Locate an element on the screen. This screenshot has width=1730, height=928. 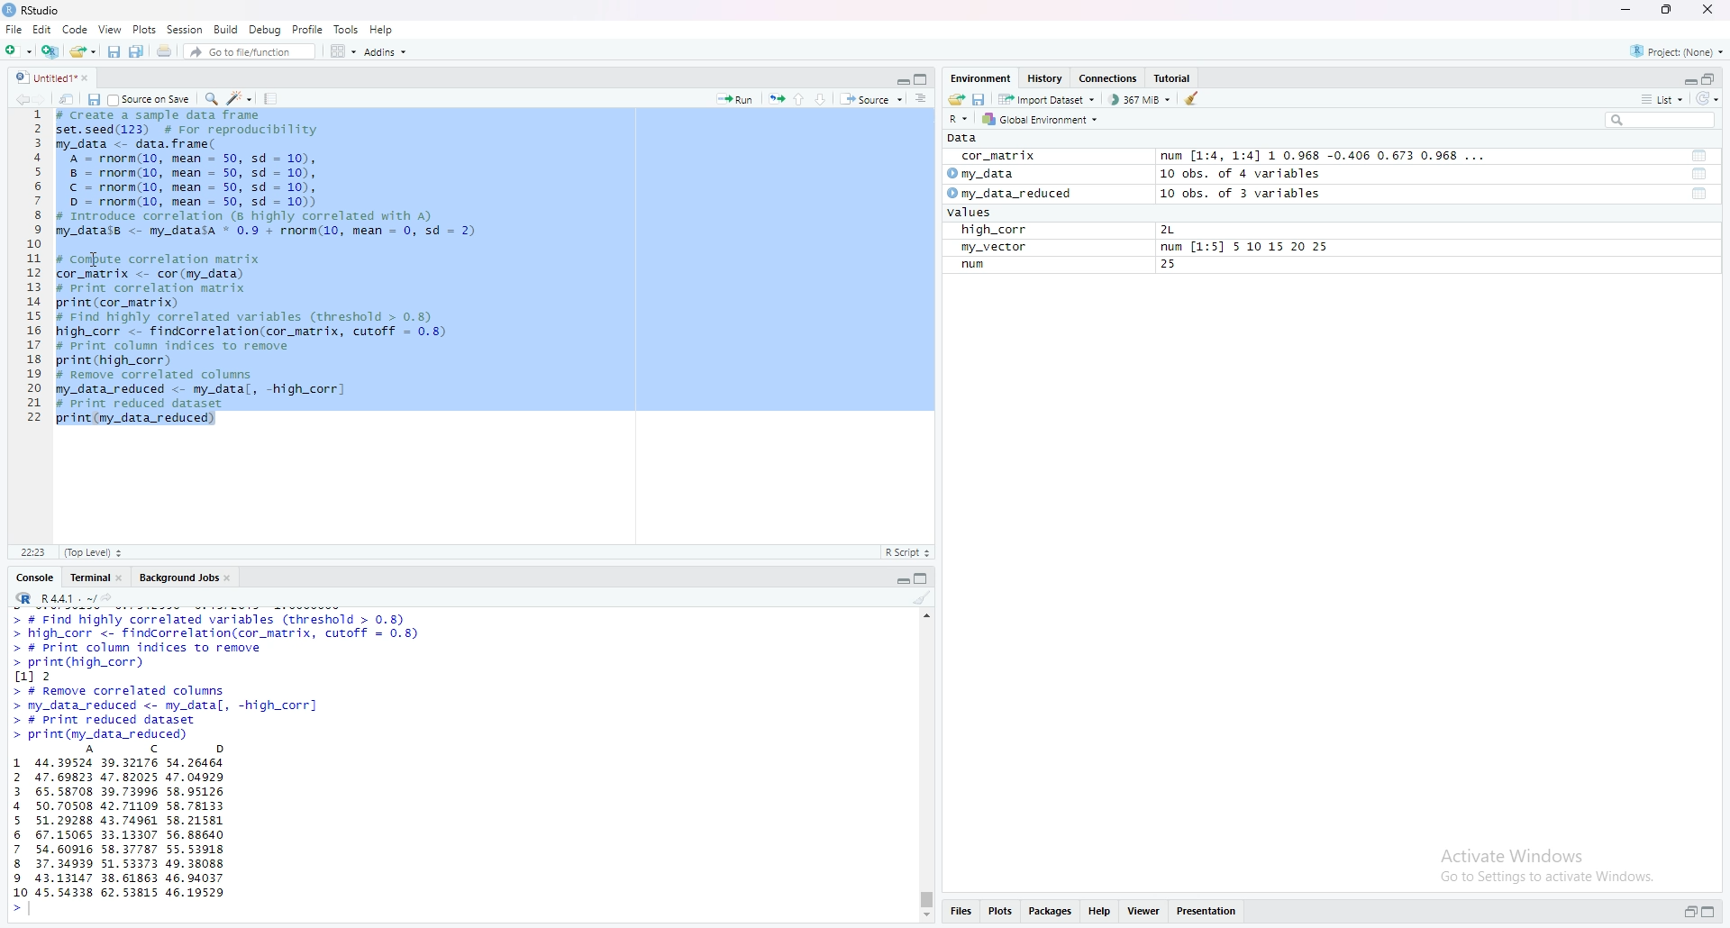
Environment  is located at coordinates (982, 77).